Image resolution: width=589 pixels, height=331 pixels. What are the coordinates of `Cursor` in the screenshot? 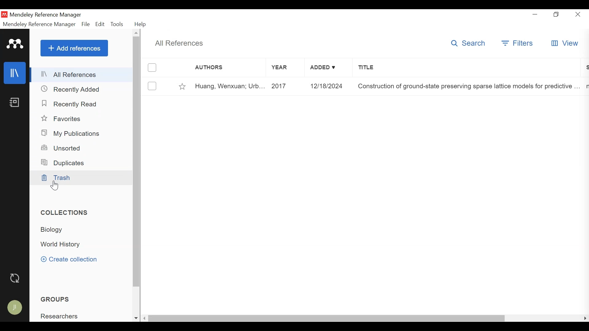 It's located at (55, 185).